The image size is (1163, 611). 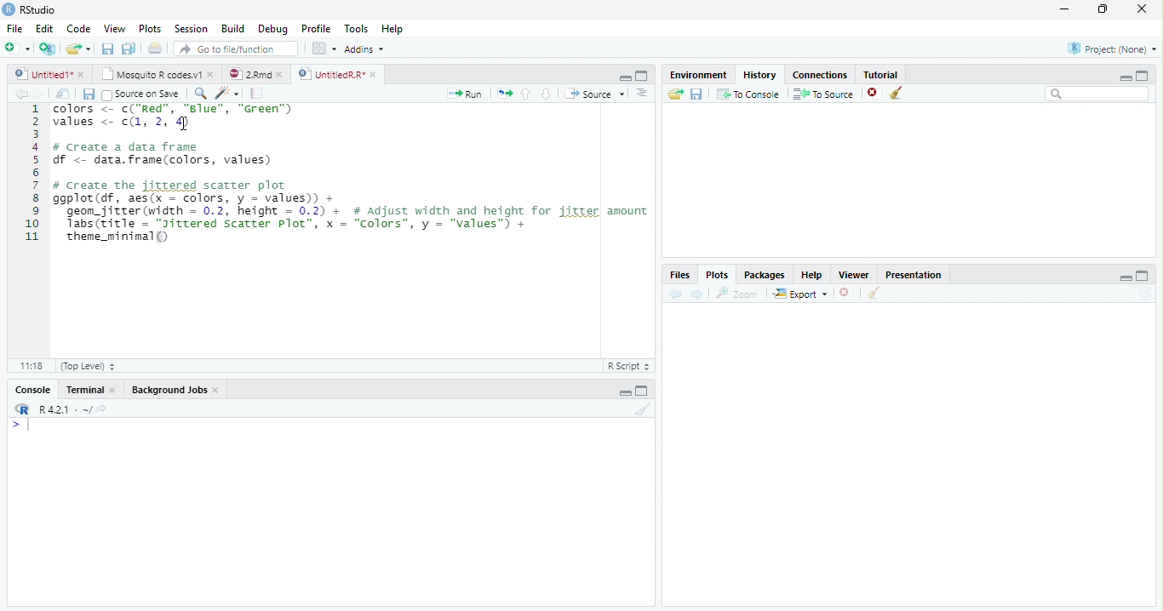 What do you see at coordinates (1065, 9) in the screenshot?
I see `minimize` at bounding box center [1065, 9].